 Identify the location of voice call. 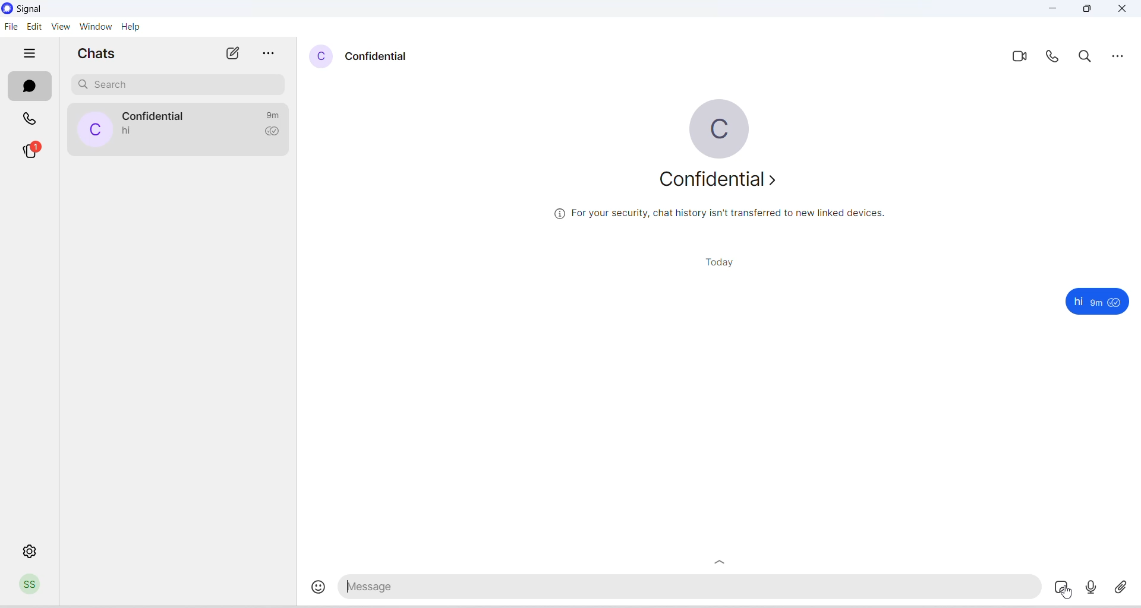
(1053, 58).